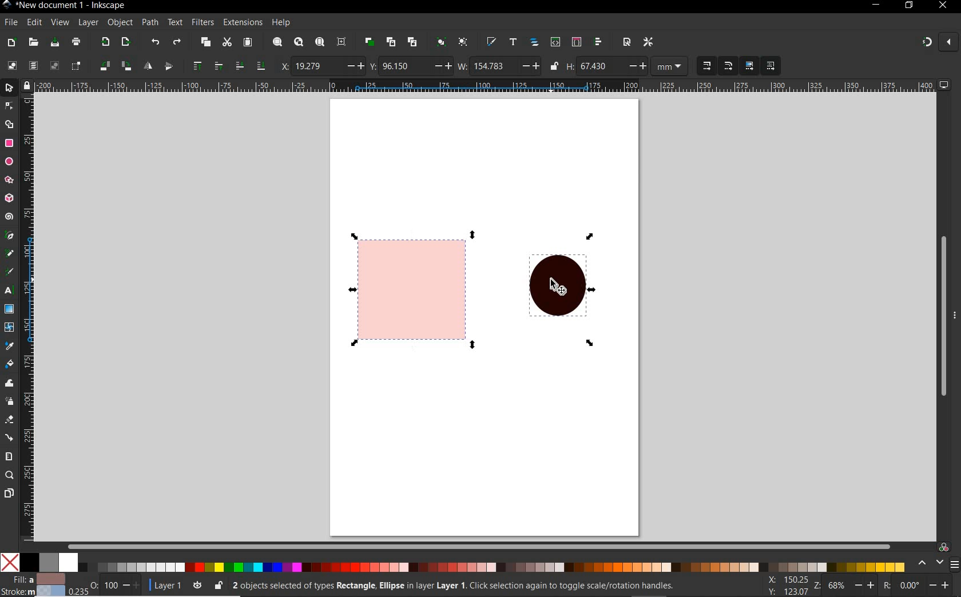  Describe the element at coordinates (9, 420) in the screenshot. I see `eraser tool` at that location.